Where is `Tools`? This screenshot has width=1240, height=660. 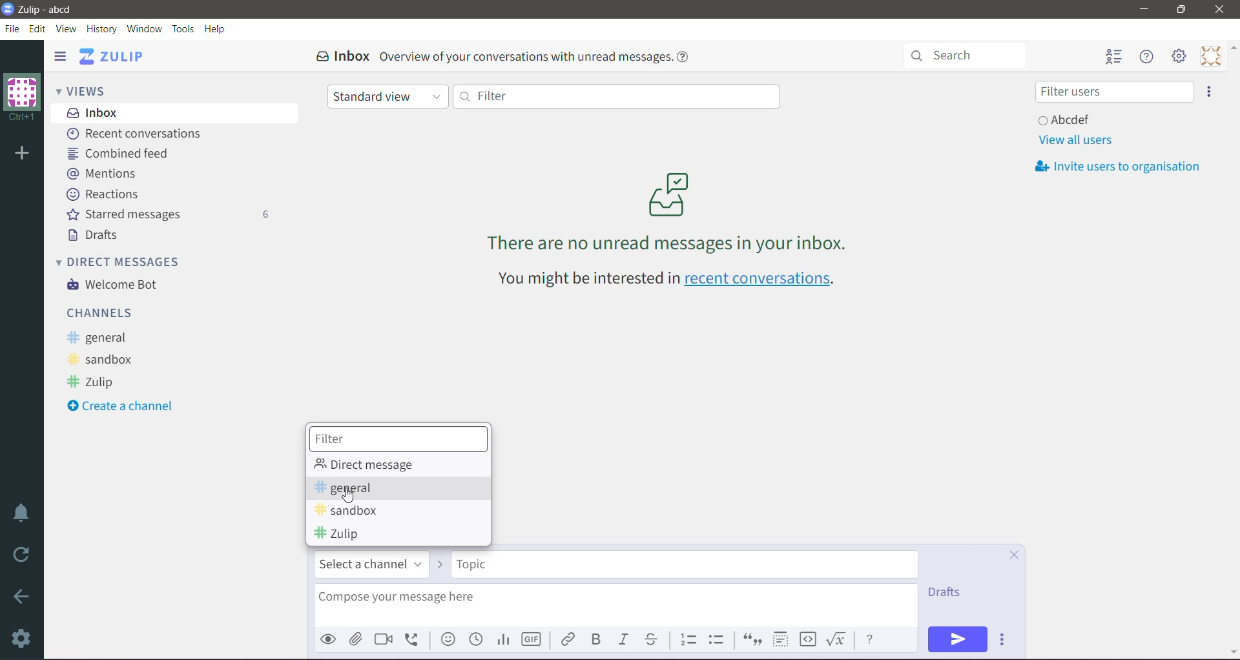
Tools is located at coordinates (183, 29).